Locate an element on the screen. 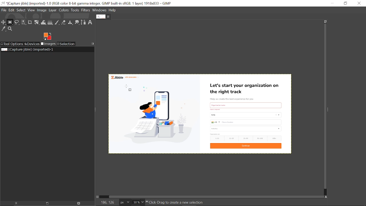 The image size is (366, 206). Current image is located at coordinates (27, 49).